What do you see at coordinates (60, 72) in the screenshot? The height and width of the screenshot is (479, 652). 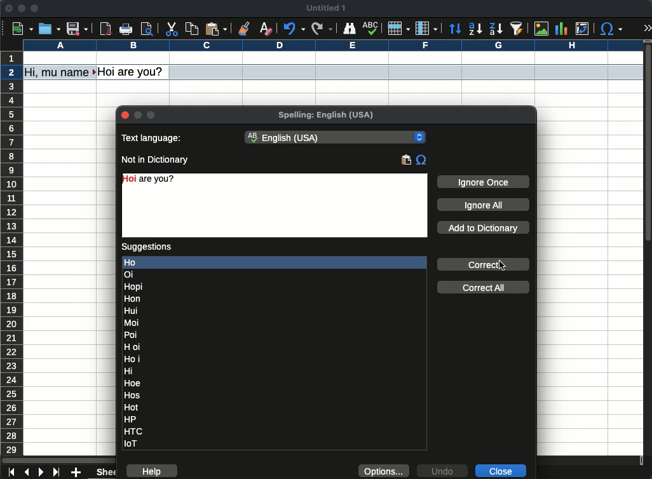 I see `Hi, my name` at bounding box center [60, 72].